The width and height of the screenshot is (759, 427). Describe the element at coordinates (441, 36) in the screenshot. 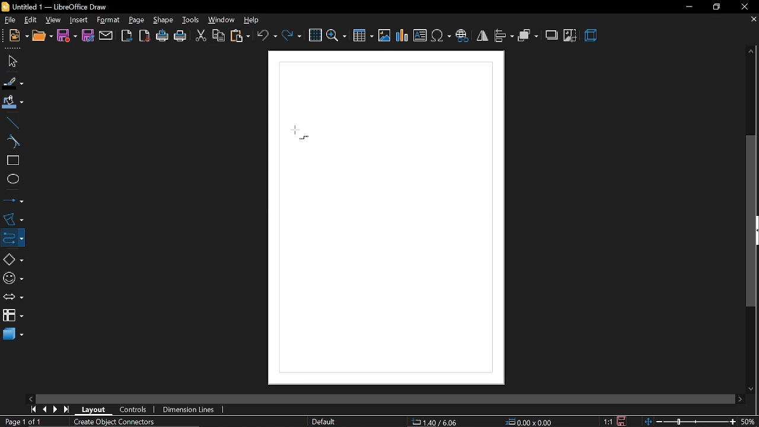

I see `Insert symbol` at that location.